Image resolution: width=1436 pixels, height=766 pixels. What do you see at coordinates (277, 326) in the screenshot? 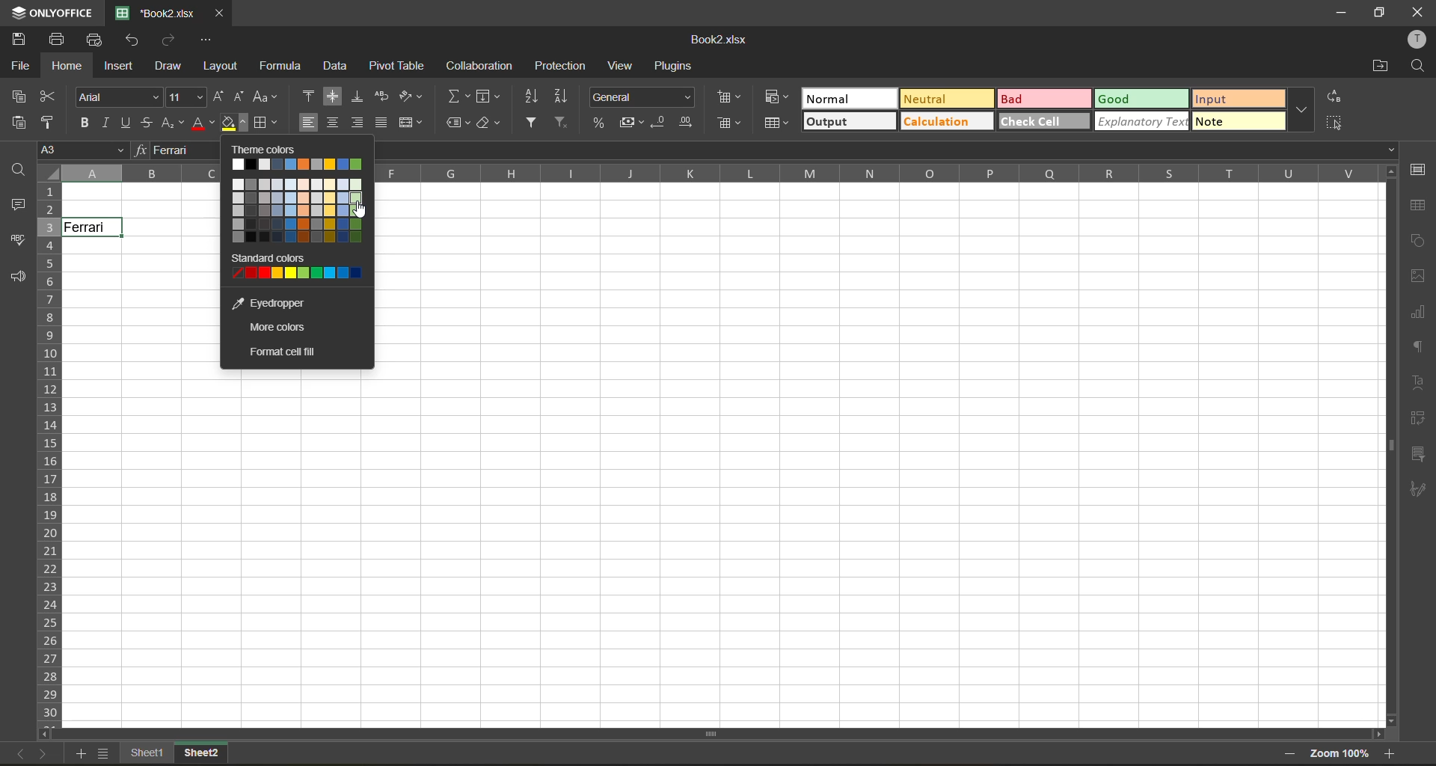
I see `more colors` at bounding box center [277, 326].